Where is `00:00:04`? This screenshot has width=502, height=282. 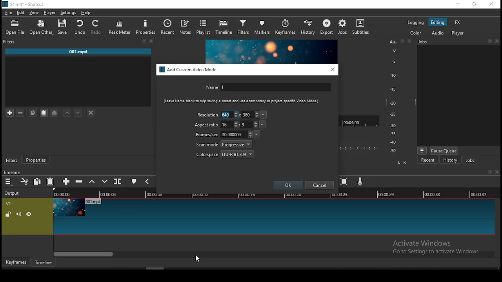 00:00:04 is located at coordinates (109, 194).